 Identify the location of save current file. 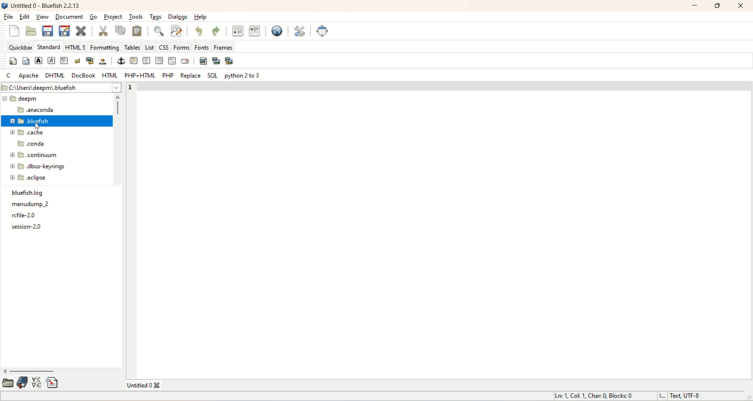
(47, 31).